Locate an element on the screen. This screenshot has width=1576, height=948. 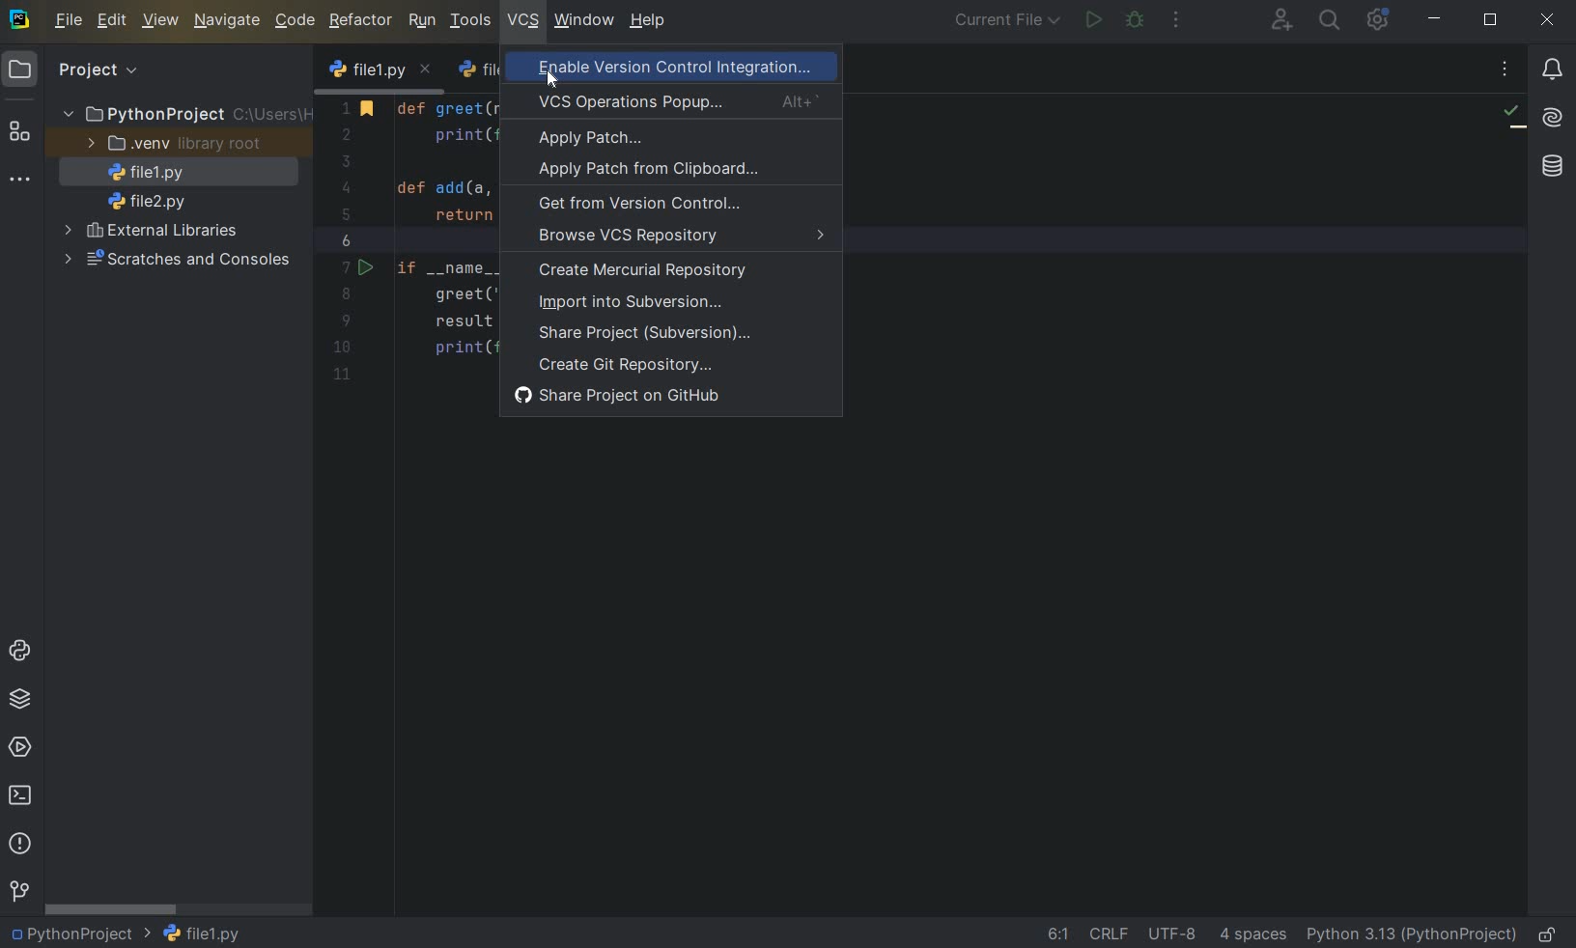
Project is located at coordinates (98, 70).